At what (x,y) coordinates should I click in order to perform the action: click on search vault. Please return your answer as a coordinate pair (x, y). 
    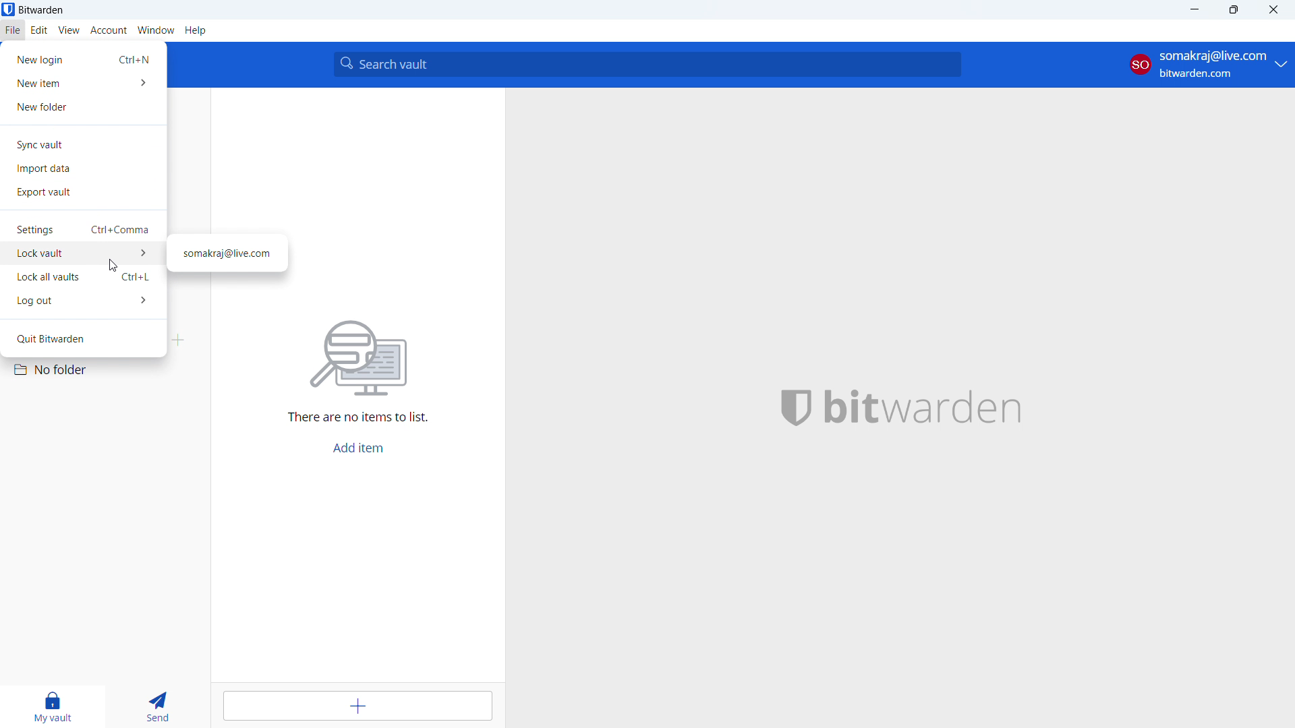
    Looking at the image, I should click on (647, 64).